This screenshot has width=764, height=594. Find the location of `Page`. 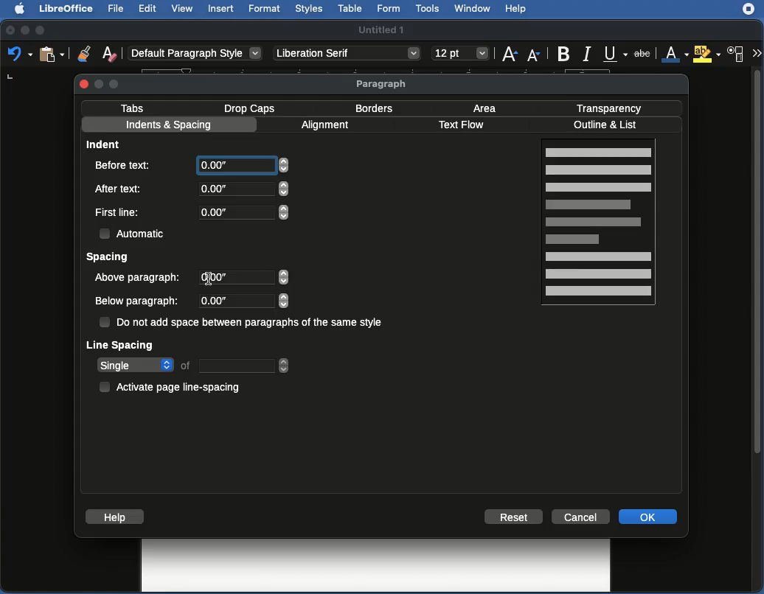

Page is located at coordinates (600, 224).